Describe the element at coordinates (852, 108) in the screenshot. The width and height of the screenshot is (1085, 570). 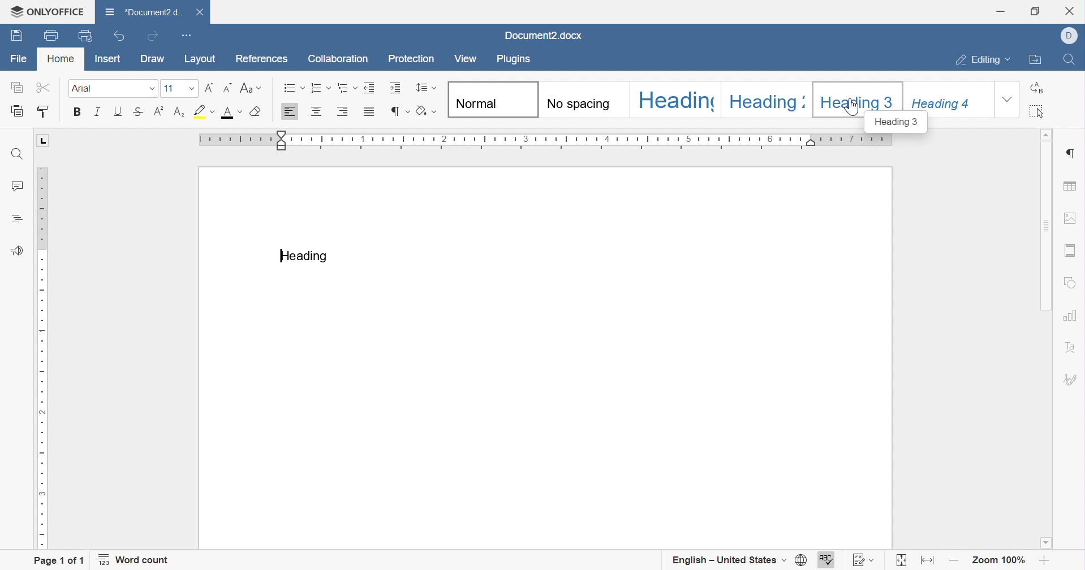
I see `cursor` at that location.